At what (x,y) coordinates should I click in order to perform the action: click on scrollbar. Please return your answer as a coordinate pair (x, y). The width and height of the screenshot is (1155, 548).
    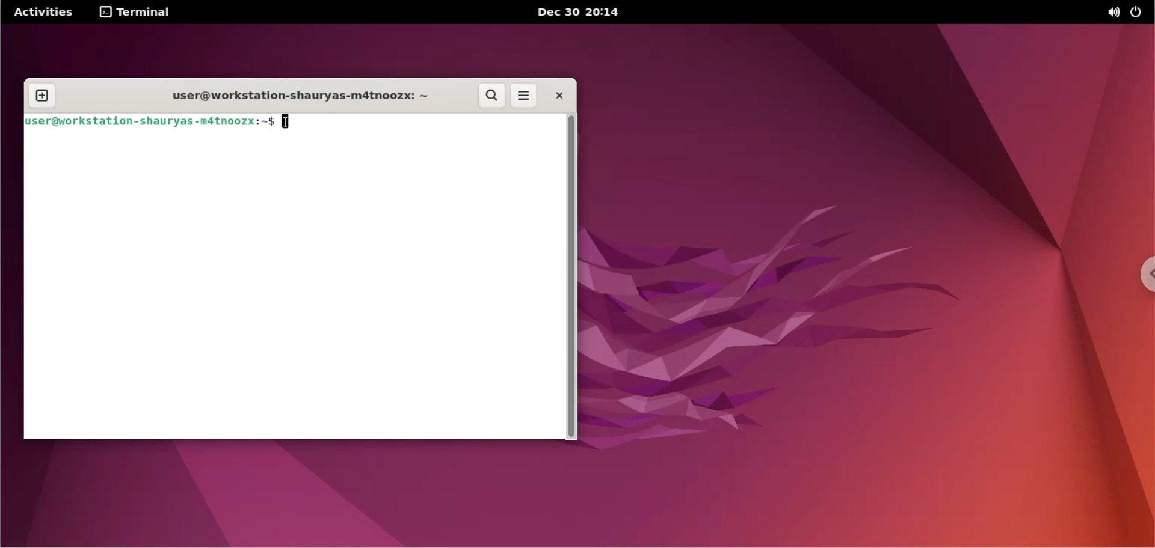
    Looking at the image, I should click on (571, 278).